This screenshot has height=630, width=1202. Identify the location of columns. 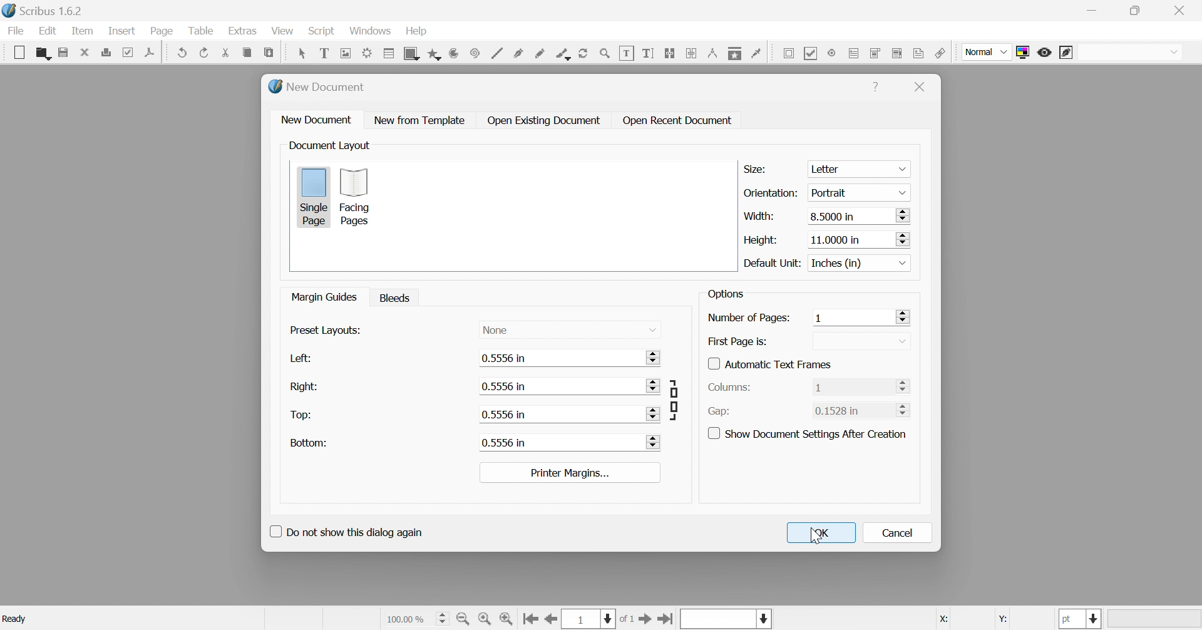
(724, 386).